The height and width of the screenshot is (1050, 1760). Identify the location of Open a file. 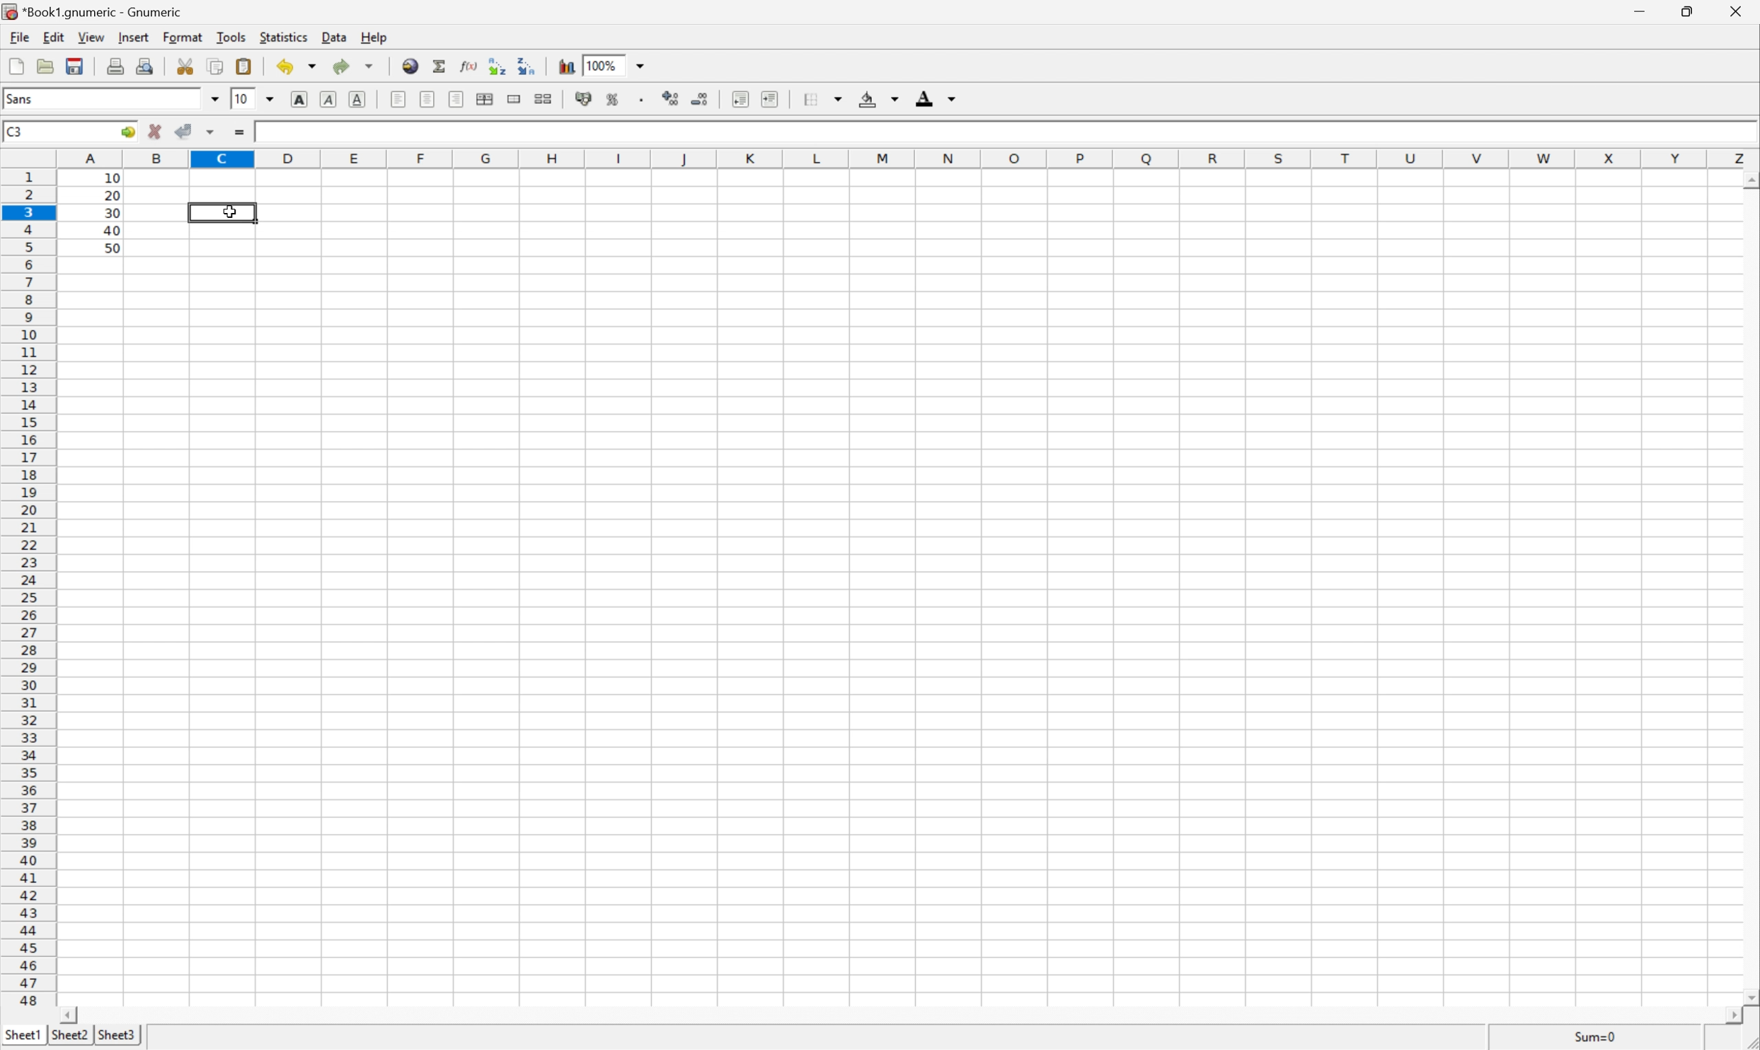
(47, 64).